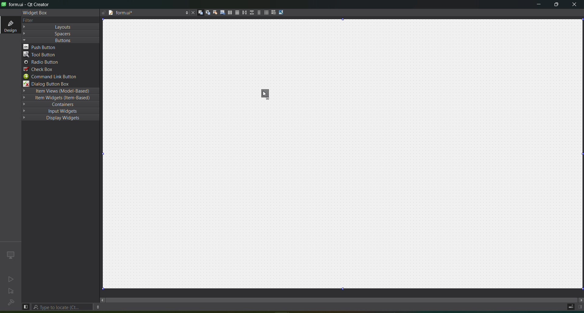  Describe the element at coordinates (215, 12) in the screenshot. I see `edit buddies` at that location.